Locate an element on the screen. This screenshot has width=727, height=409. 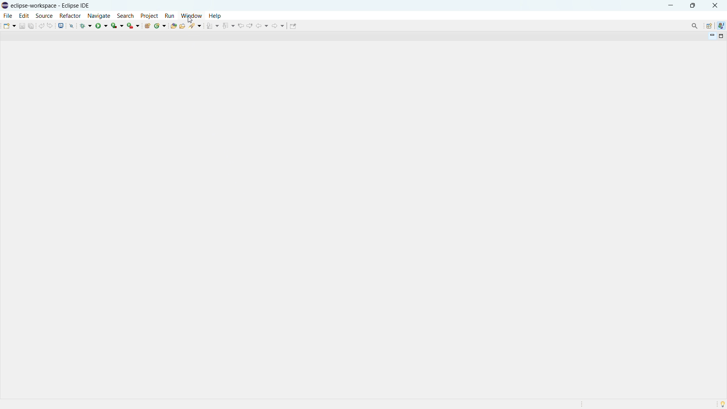
close is located at coordinates (715, 6).